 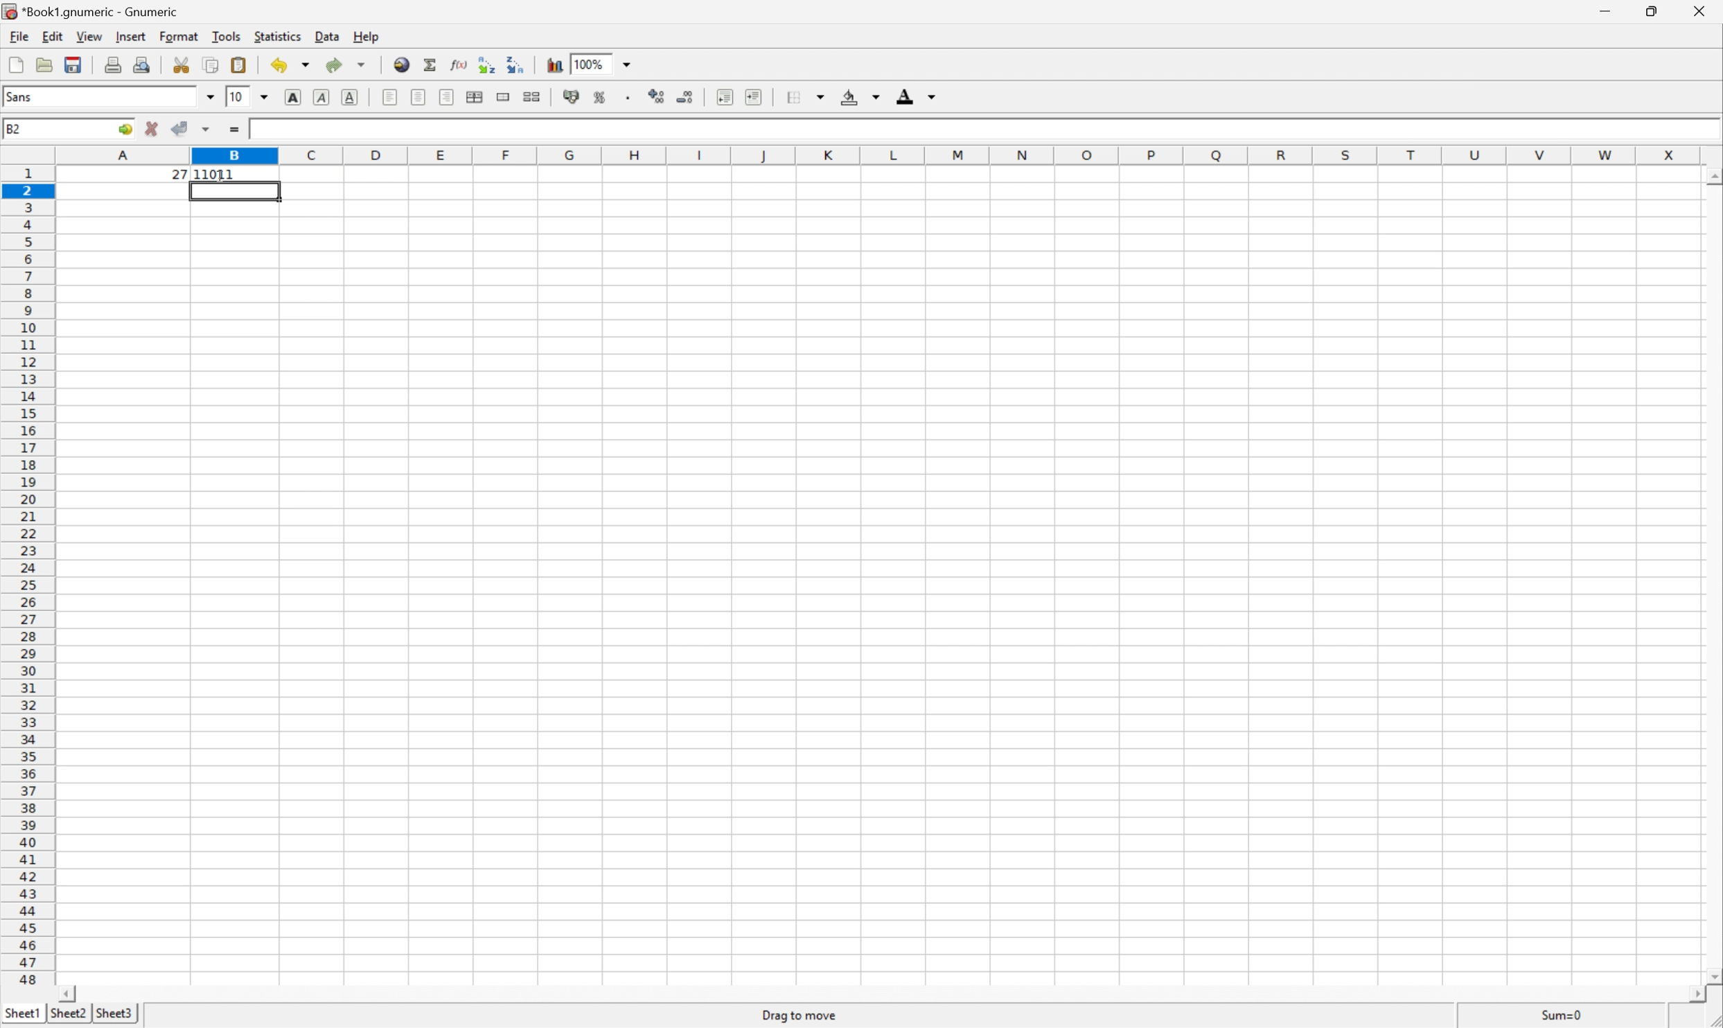 I want to click on Underline, so click(x=350, y=99).